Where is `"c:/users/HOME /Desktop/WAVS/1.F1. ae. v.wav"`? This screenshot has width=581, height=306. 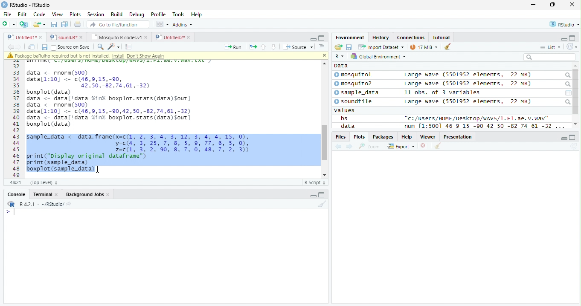
"c:/users/HOME /Desktop/WAVS/1.F1. ae. v.wav" is located at coordinates (477, 118).